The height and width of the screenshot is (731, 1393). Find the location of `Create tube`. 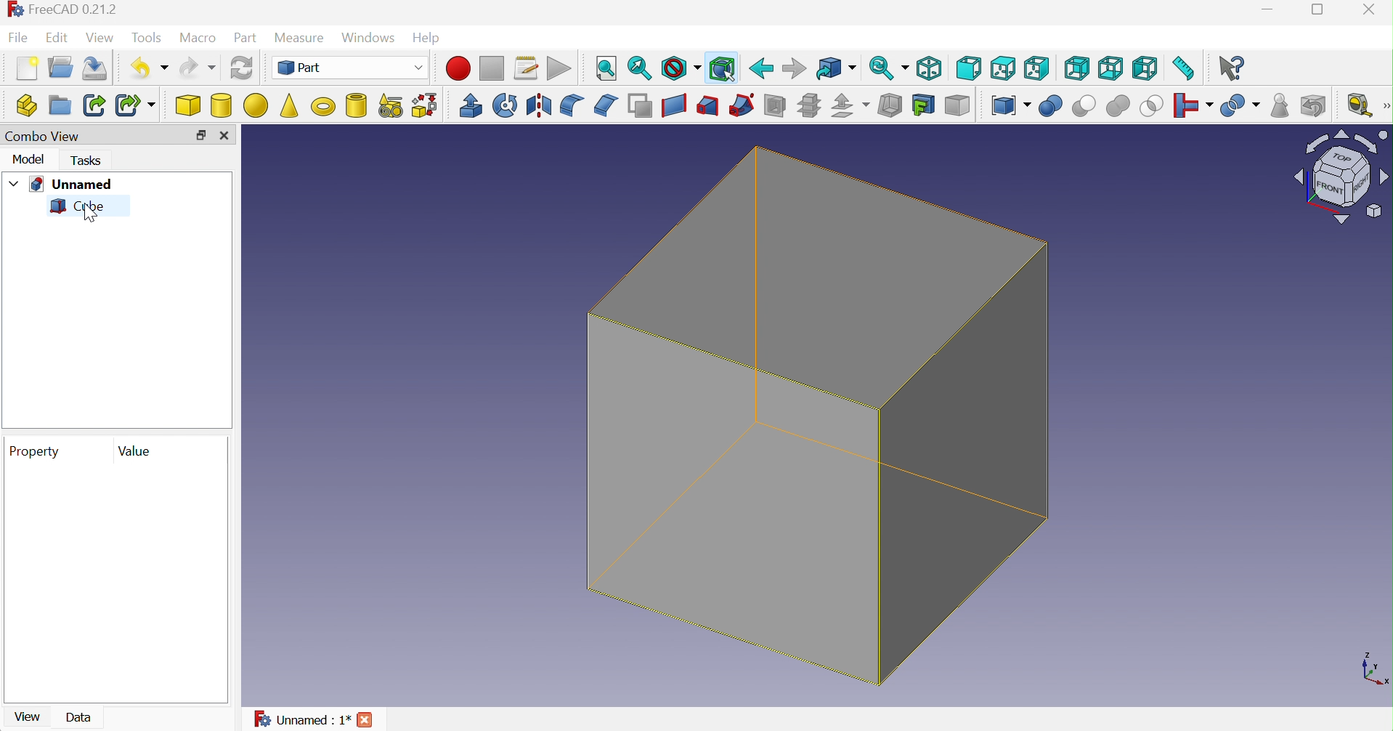

Create tube is located at coordinates (357, 105).